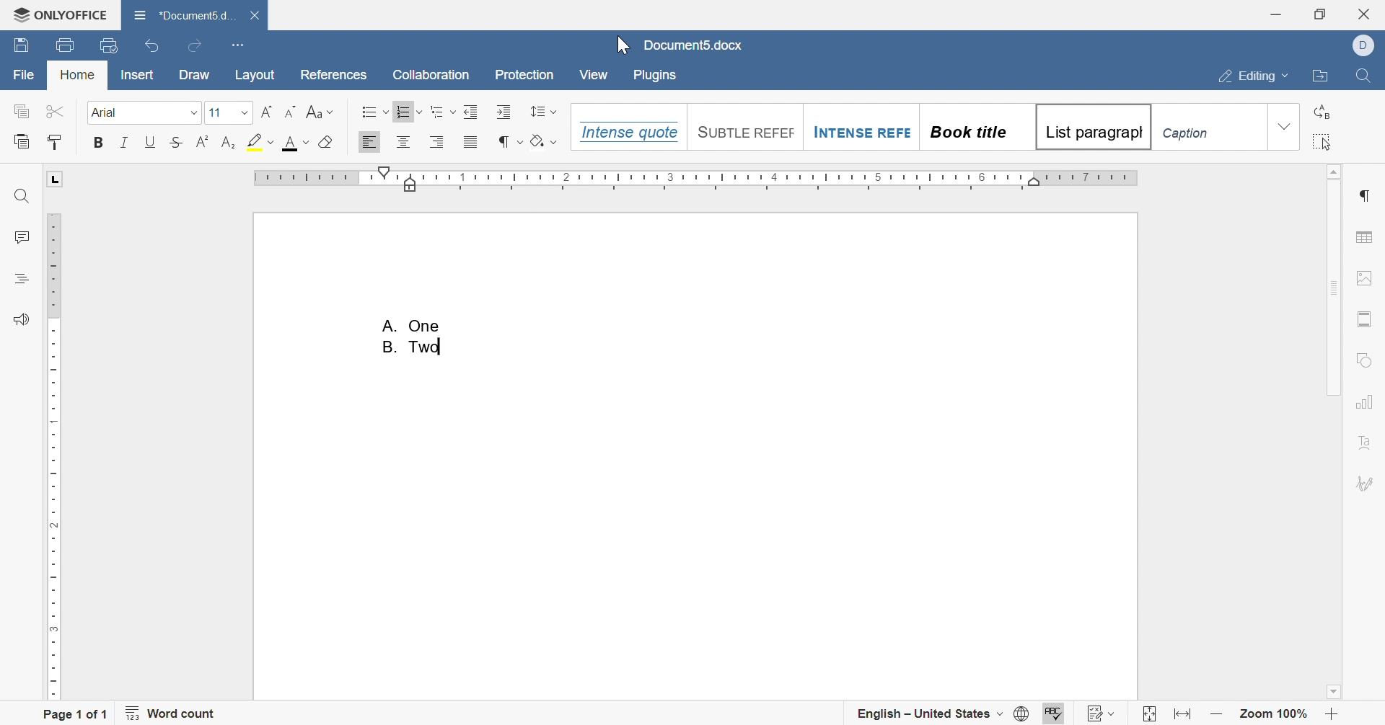 This screenshot has width=1385, height=725. I want to click on numbering, so click(409, 112).